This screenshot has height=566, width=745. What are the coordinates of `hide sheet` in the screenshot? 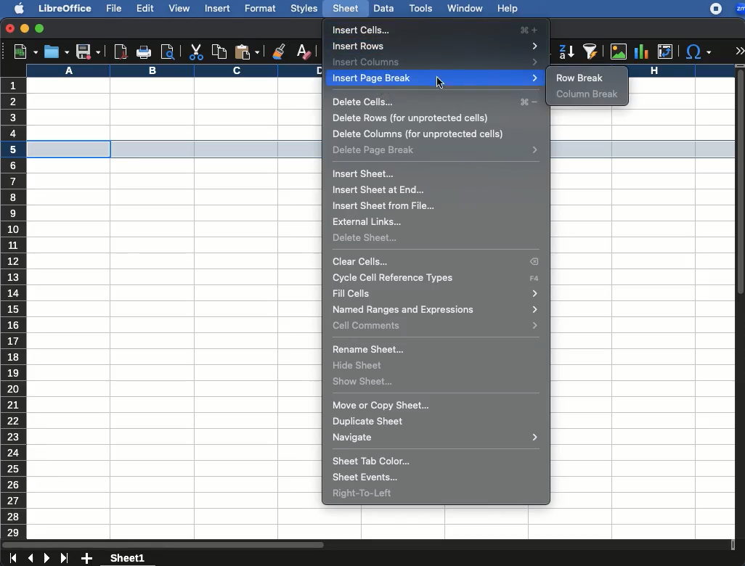 It's located at (358, 366).